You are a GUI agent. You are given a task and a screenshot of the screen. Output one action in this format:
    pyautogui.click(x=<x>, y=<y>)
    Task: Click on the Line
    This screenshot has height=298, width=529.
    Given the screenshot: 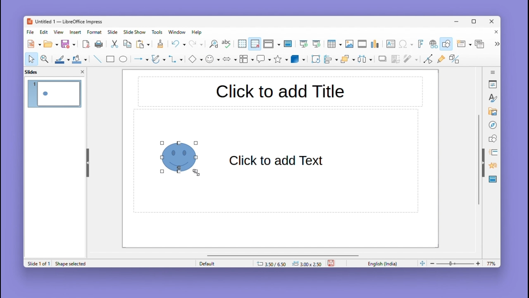 What is the action you would take?
    pyautogui.click(x=97, y=59)
    